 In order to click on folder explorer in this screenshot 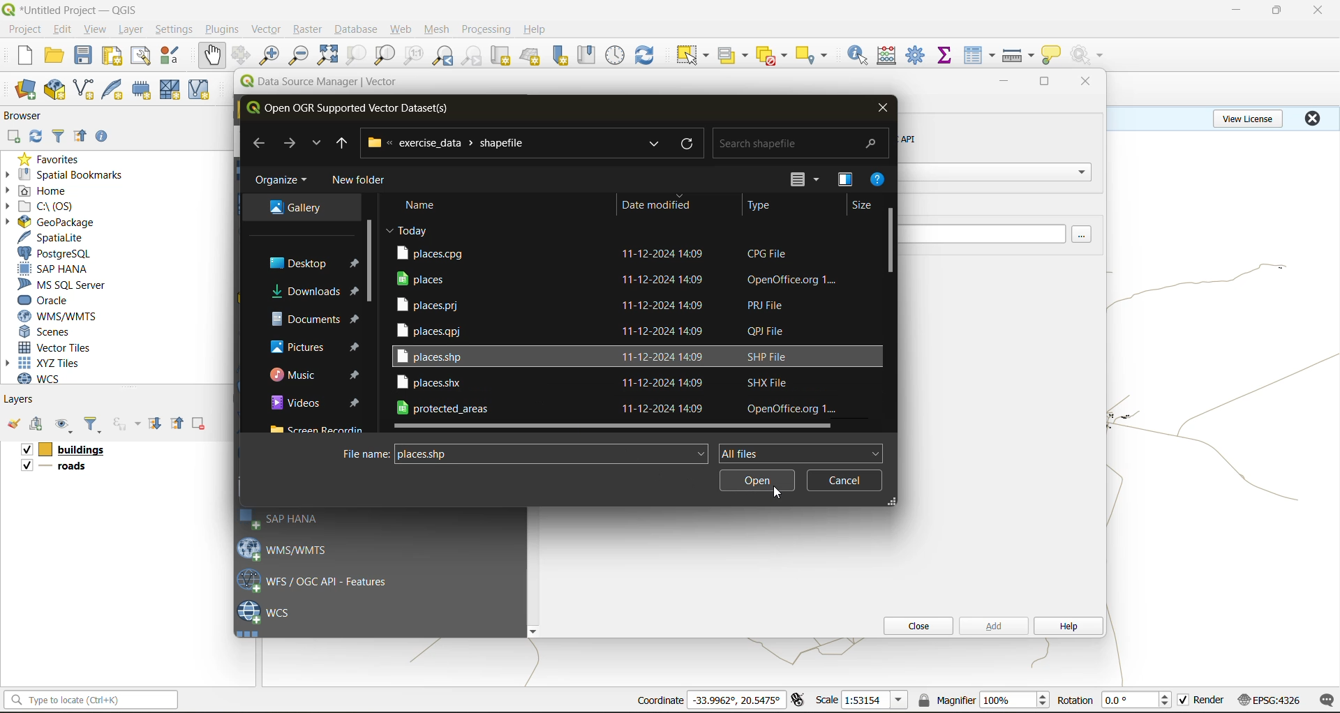, I will do `click(316, 375)`.